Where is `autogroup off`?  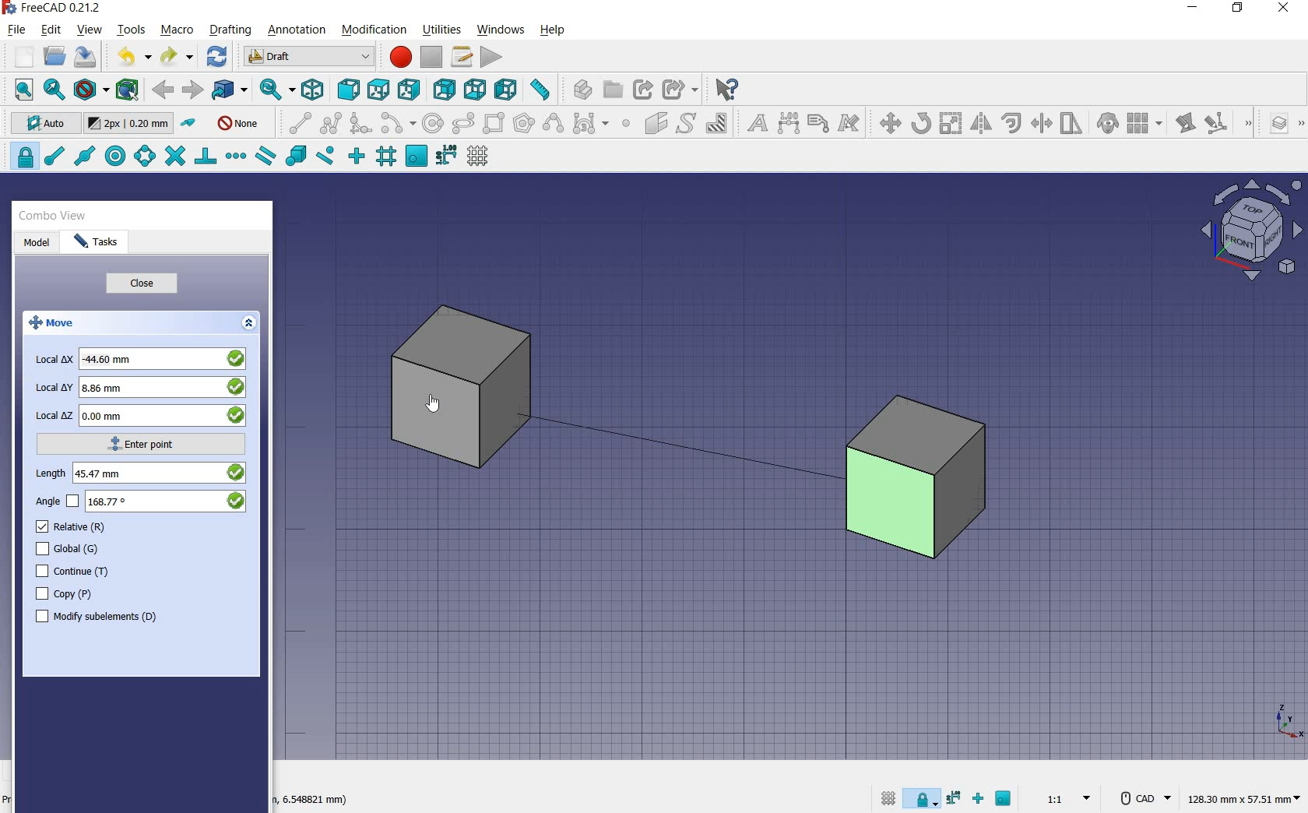 autogroup off is located at coordinates (237, 125).